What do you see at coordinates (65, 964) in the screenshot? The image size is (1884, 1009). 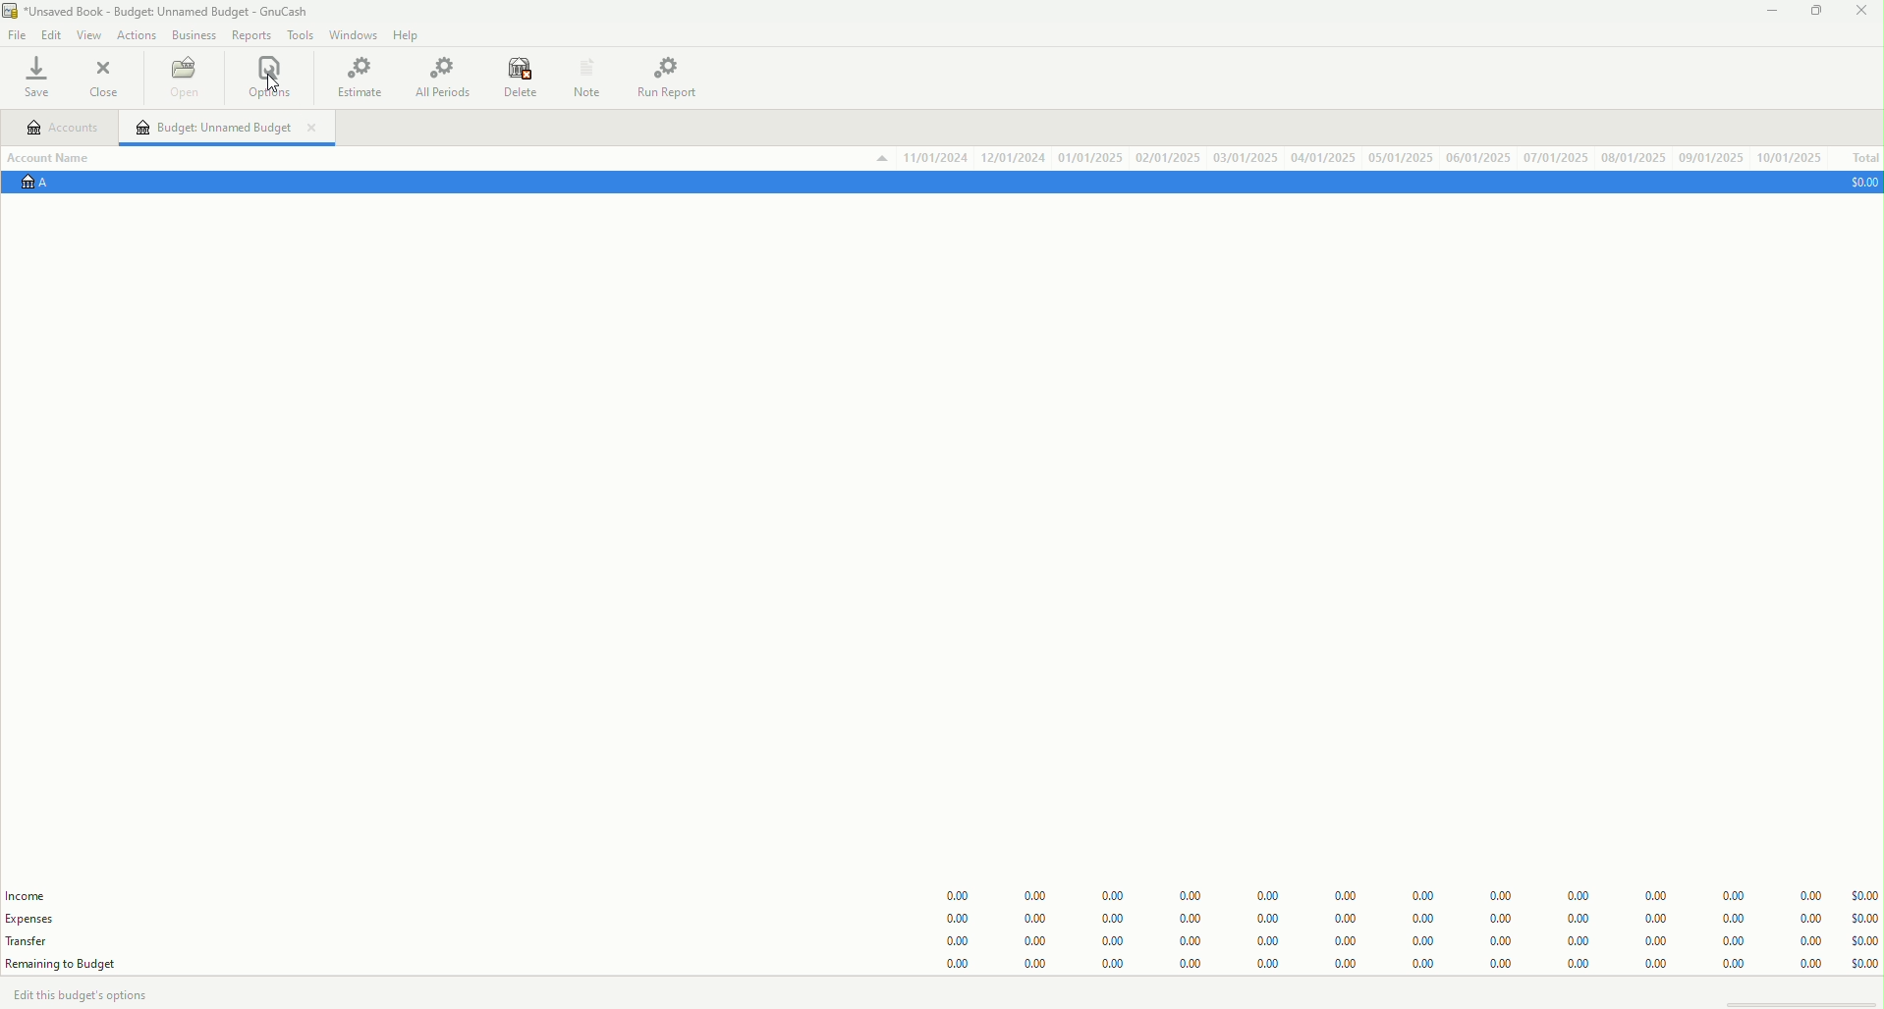 I see `Remaining to Budget` at bounding box center [65, 964].